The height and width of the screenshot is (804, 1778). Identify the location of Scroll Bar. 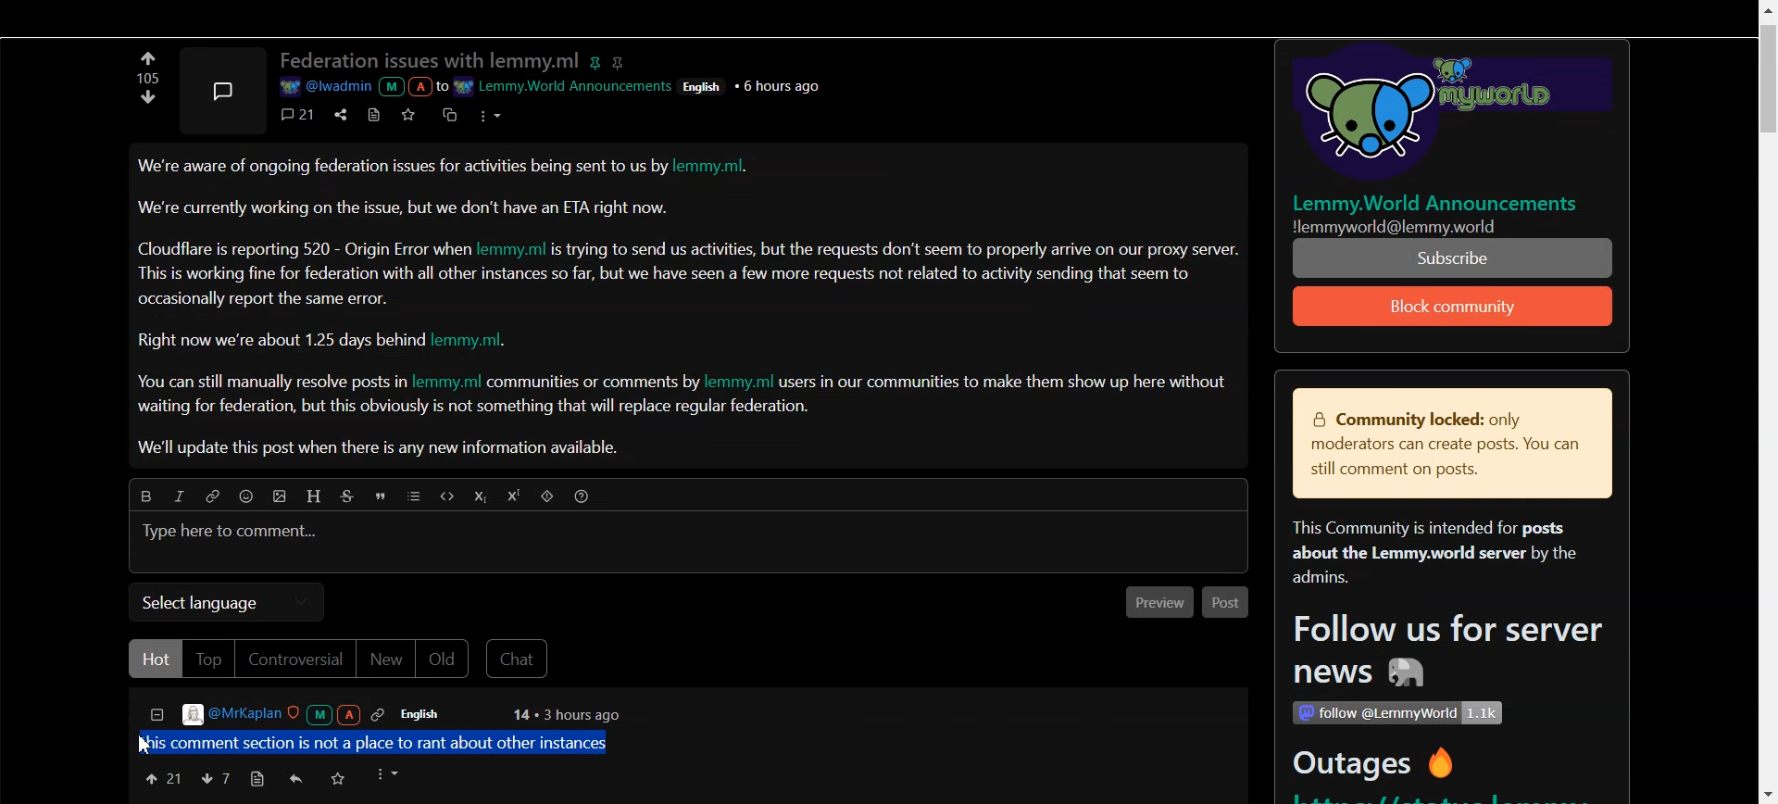
(1766, 402).